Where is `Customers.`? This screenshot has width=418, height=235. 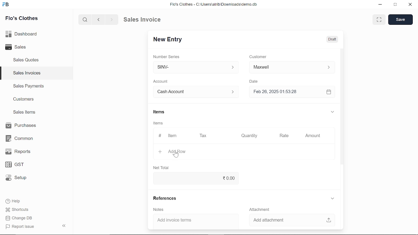
Customers. is located at coordinates (24, 99).